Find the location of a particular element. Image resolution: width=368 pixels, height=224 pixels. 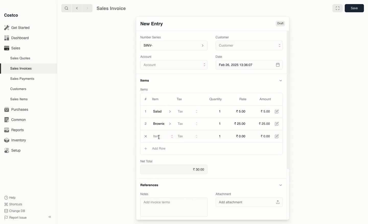

Feb 26, 2025 13:36:07 is located at coordinates (250, 65).